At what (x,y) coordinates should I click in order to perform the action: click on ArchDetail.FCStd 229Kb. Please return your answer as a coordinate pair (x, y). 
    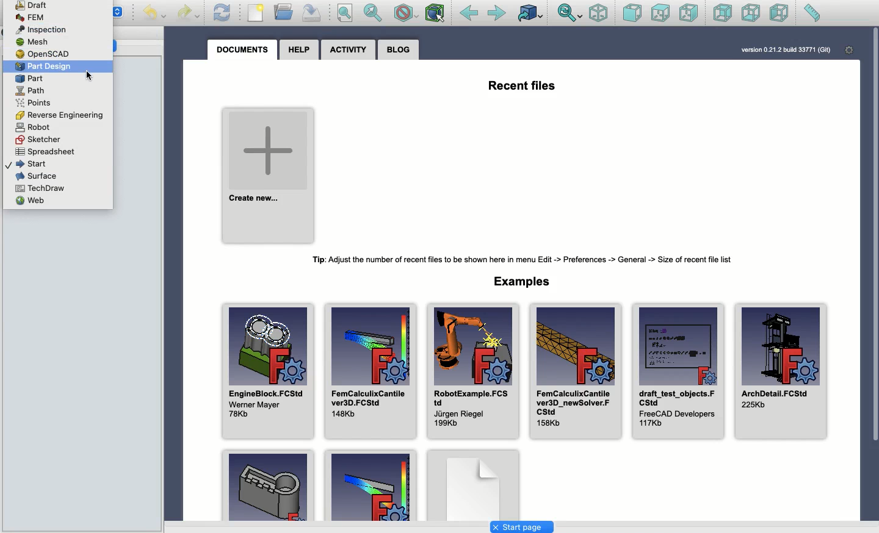
    Looking at the image, I should click on (781, 371).